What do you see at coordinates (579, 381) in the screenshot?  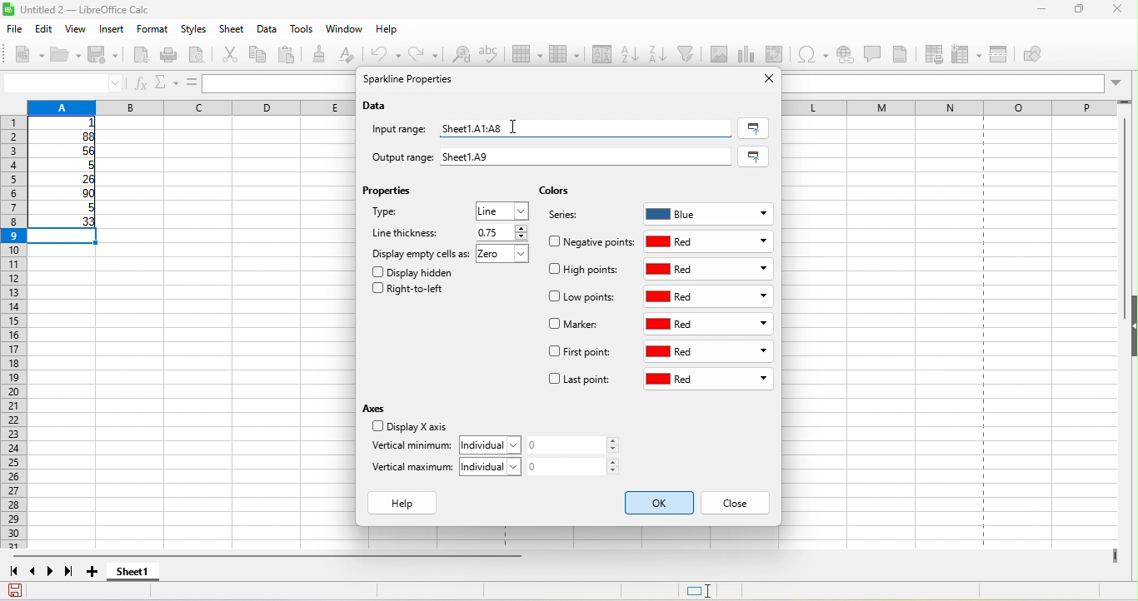 I see `last point` at bounding box center [579, 381].